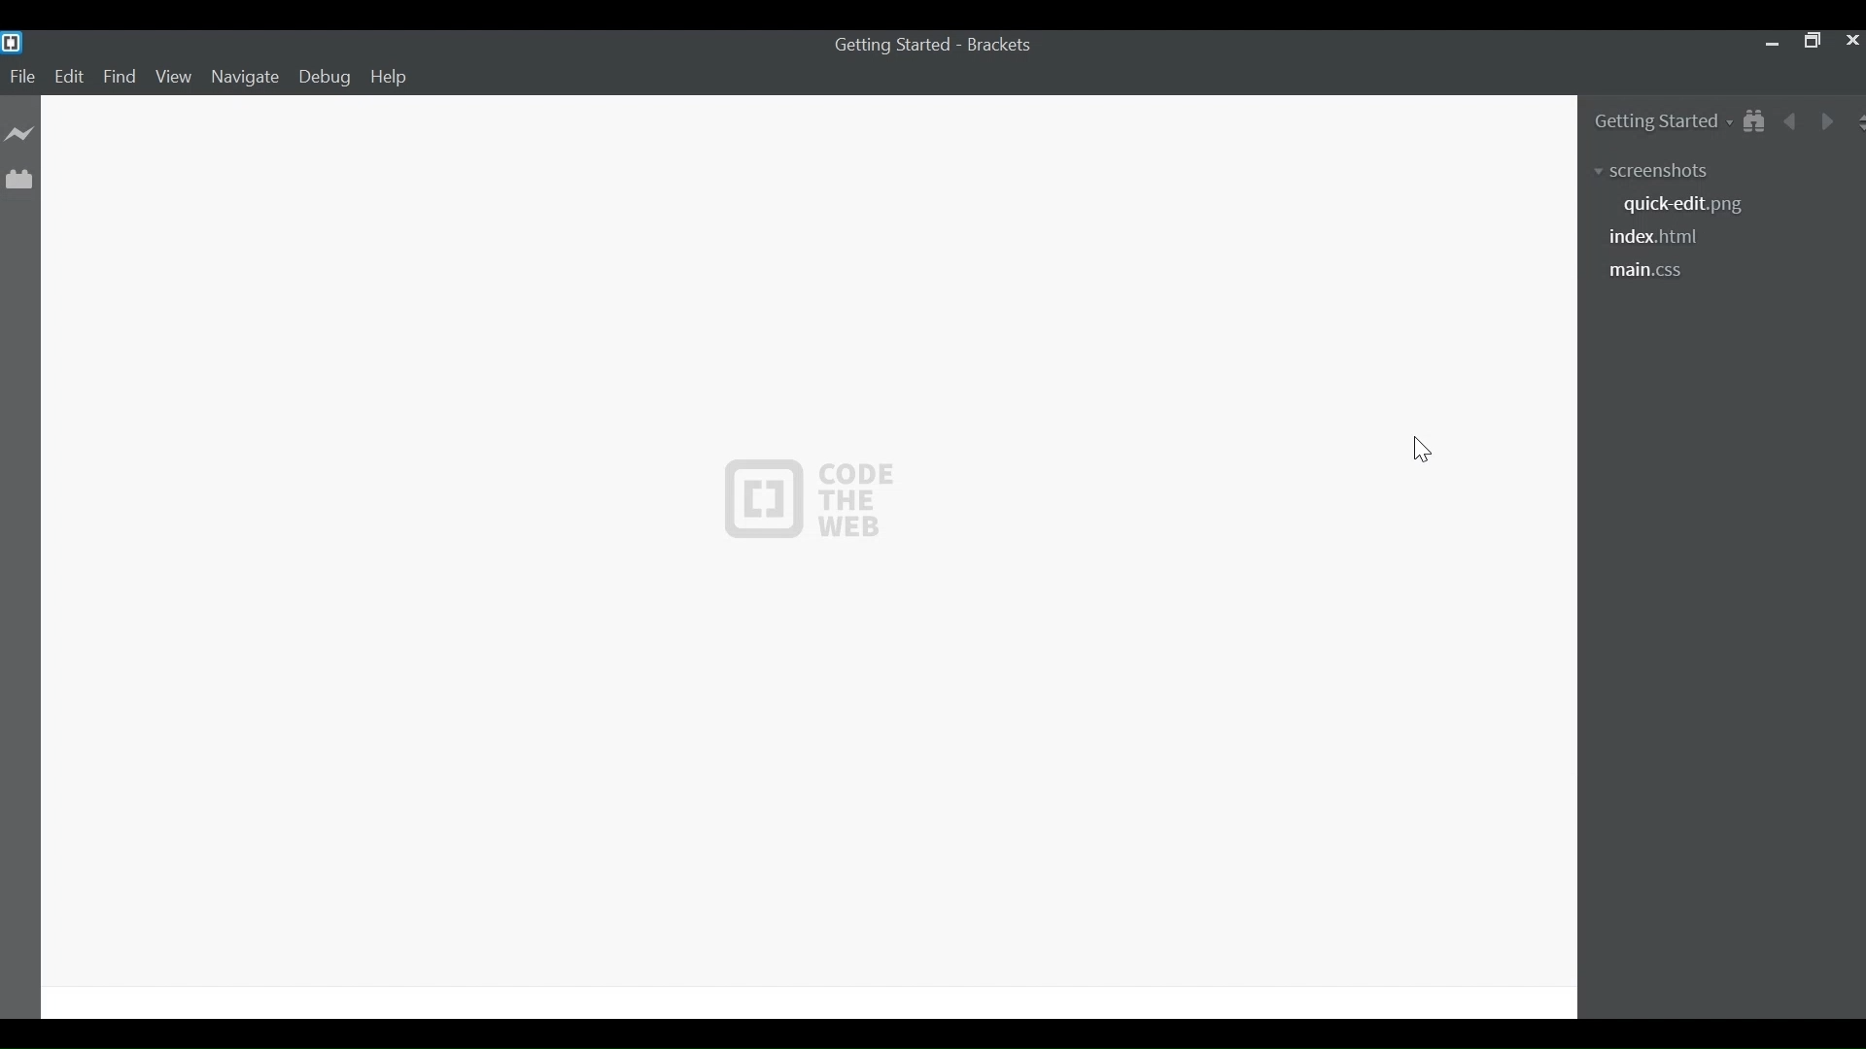  Describe the element at coordinates (1683, 206) in the screenshot. I see `png file` at that location.